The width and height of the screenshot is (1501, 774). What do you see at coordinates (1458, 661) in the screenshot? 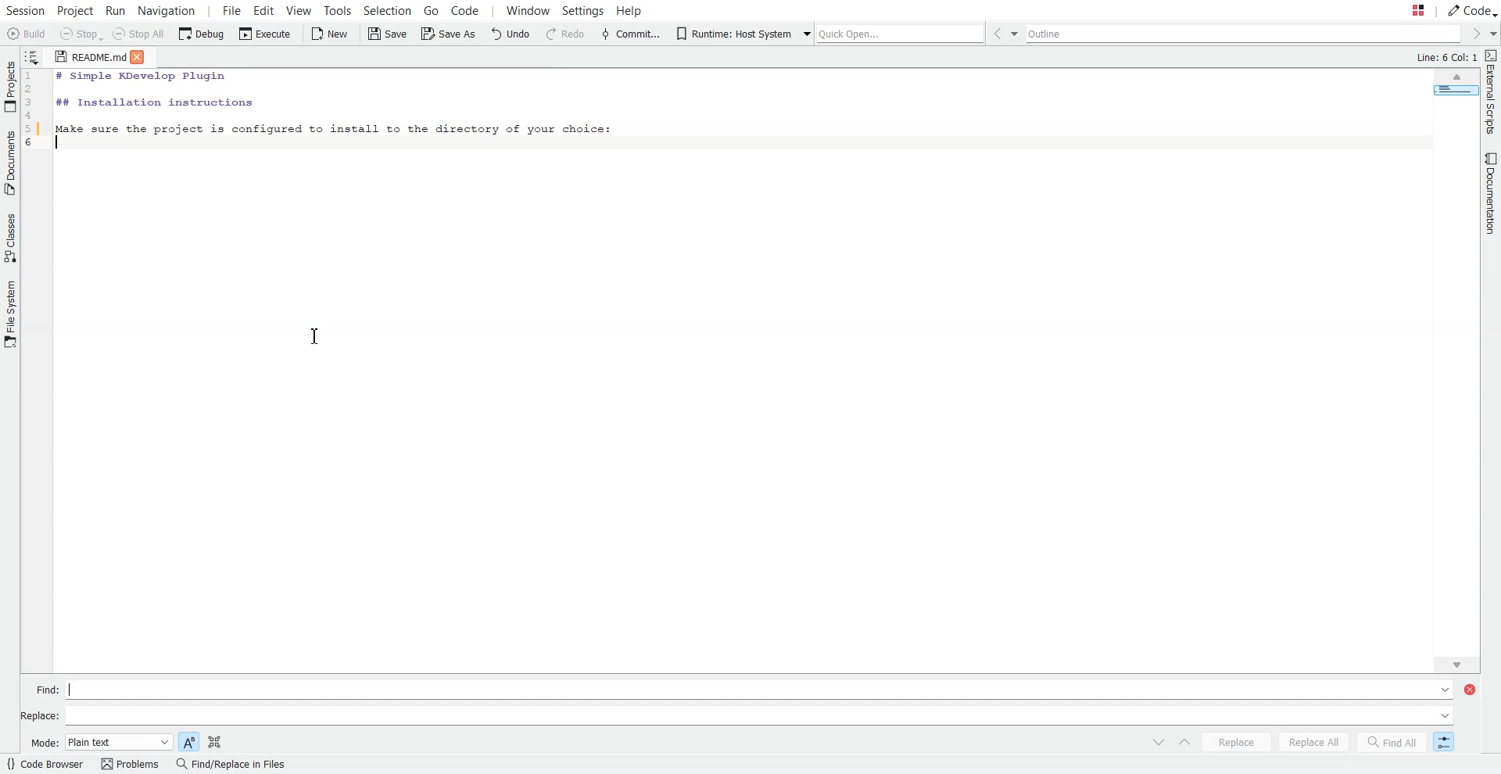
I see `Scroll Bar Down` at bounding box center [1458, 661].